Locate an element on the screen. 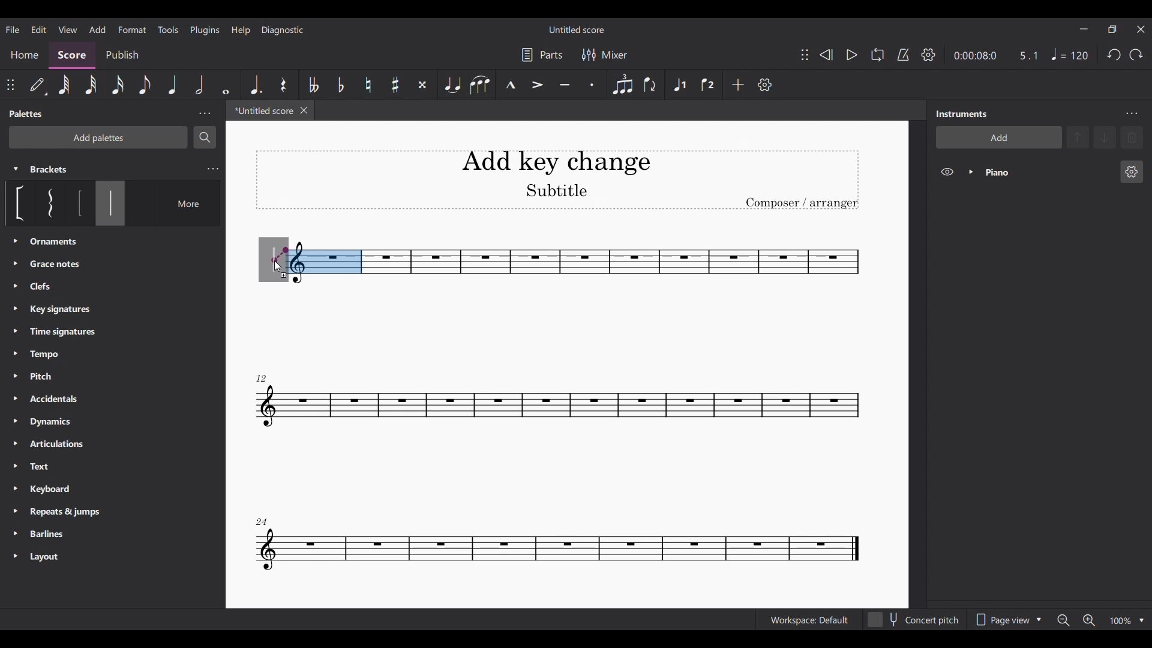  Toggle sharp is located at coordinates (396, 85).